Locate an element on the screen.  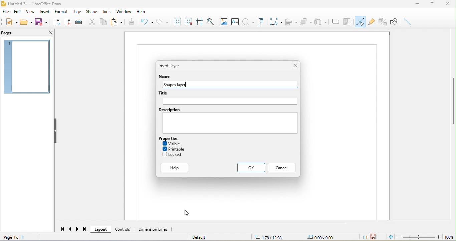
close is located at coordinates (294, 66).